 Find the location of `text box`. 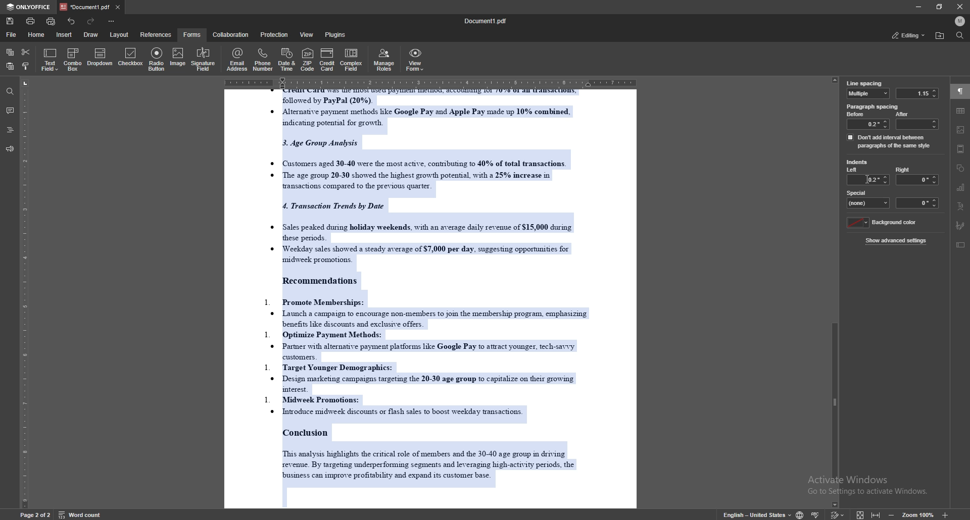

text box is located at coordinates (961, 245).